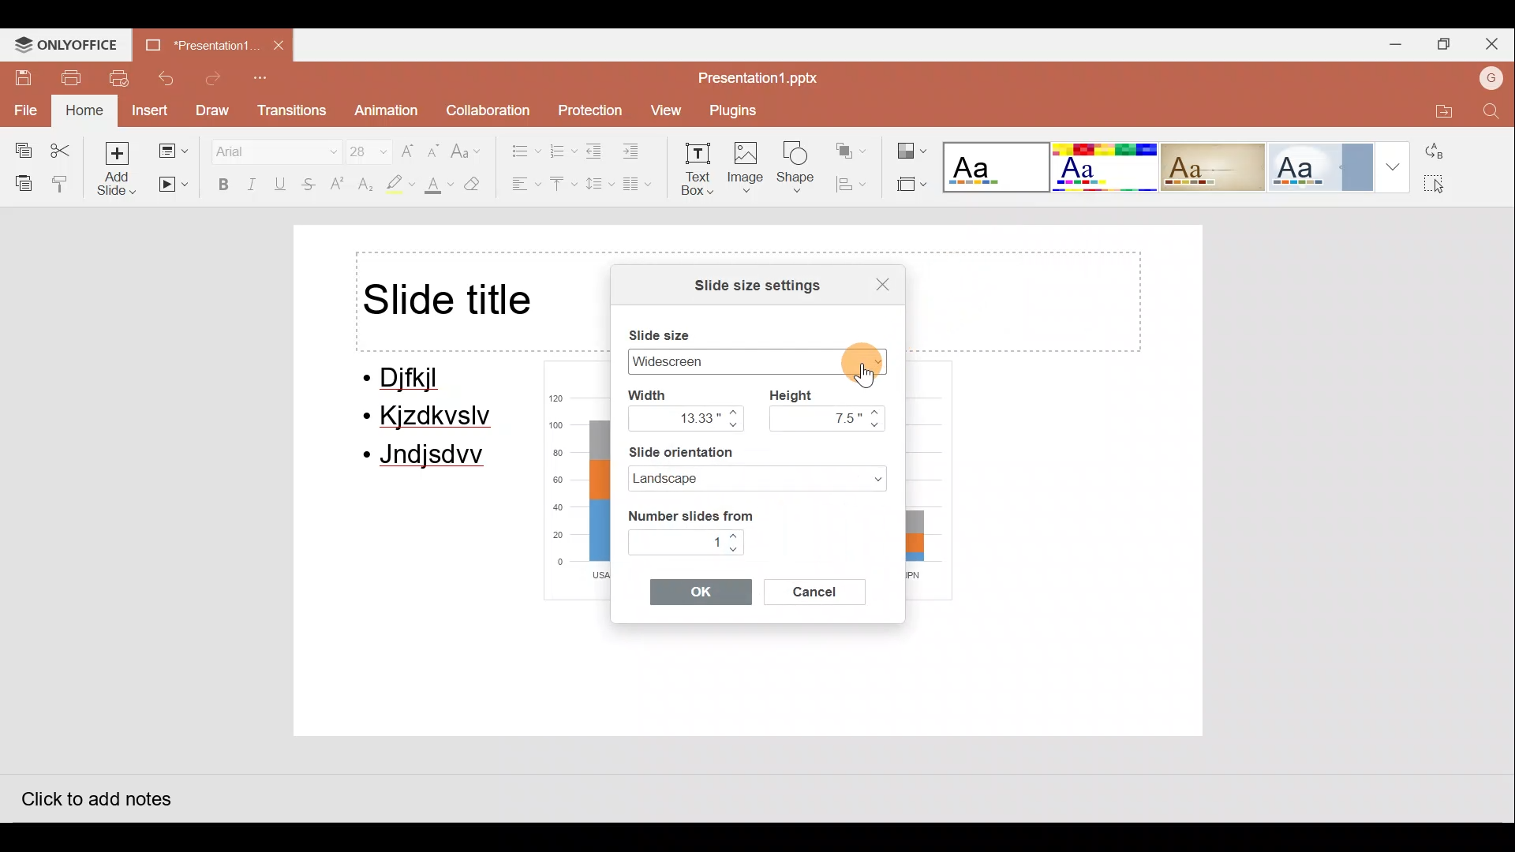 This screenshot has height=852, width=1515. Describe the element at coordinates (219, 184) in the screenshot. I see `Bold` at that location.